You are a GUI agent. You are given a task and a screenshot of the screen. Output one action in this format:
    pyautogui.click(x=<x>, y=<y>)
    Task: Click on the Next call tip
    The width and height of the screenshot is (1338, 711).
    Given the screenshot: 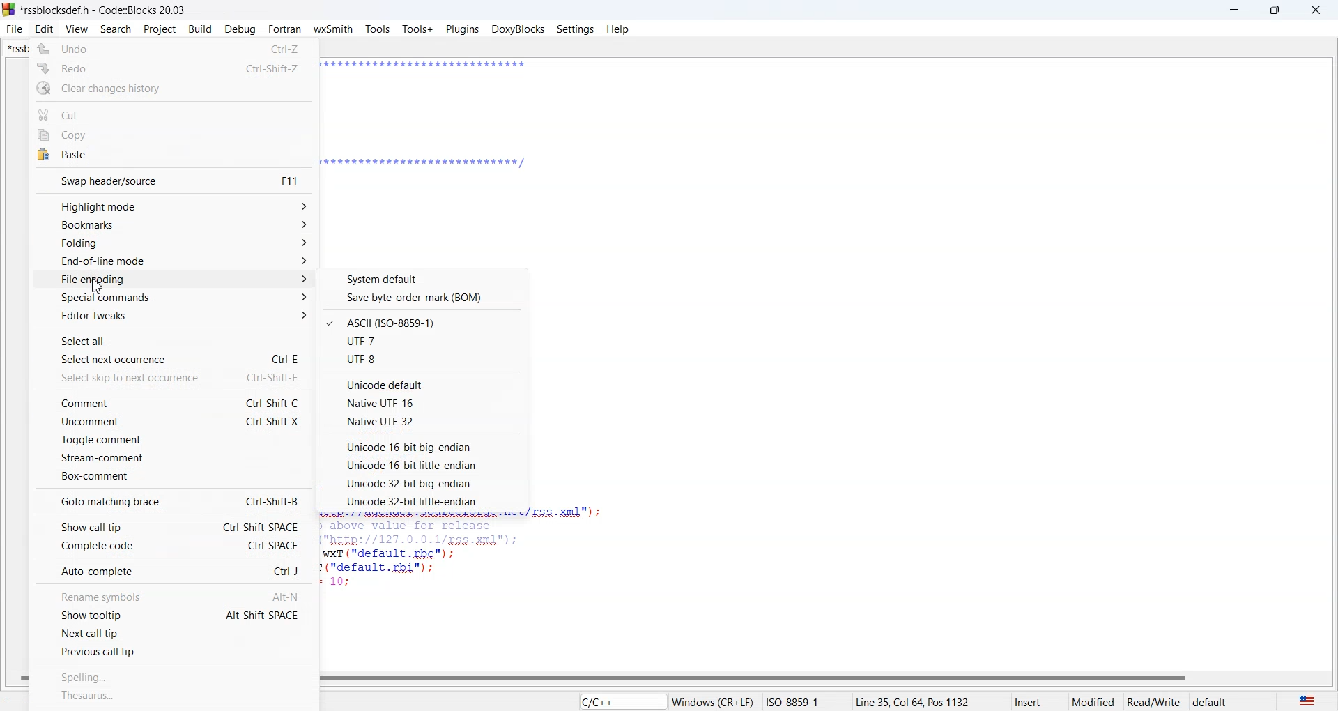 What is the action you would take?
    pyautogui.click(x=173, y=632)
    